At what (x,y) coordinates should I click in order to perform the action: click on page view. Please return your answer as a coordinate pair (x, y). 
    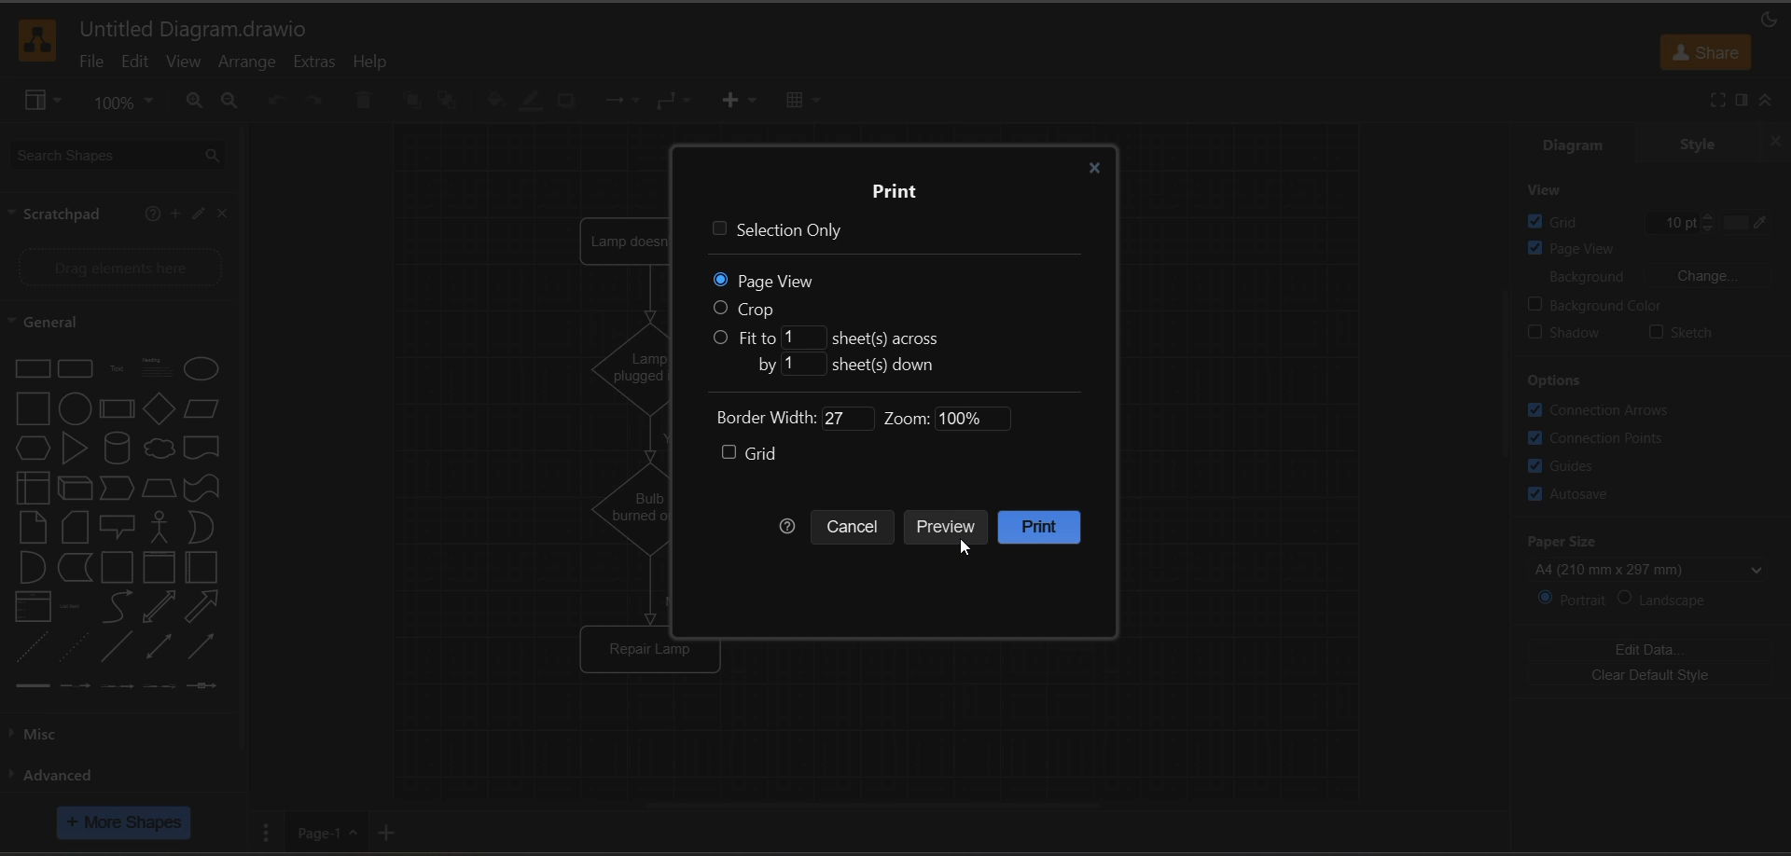
    Looking at the image, I should click on (760, 279).